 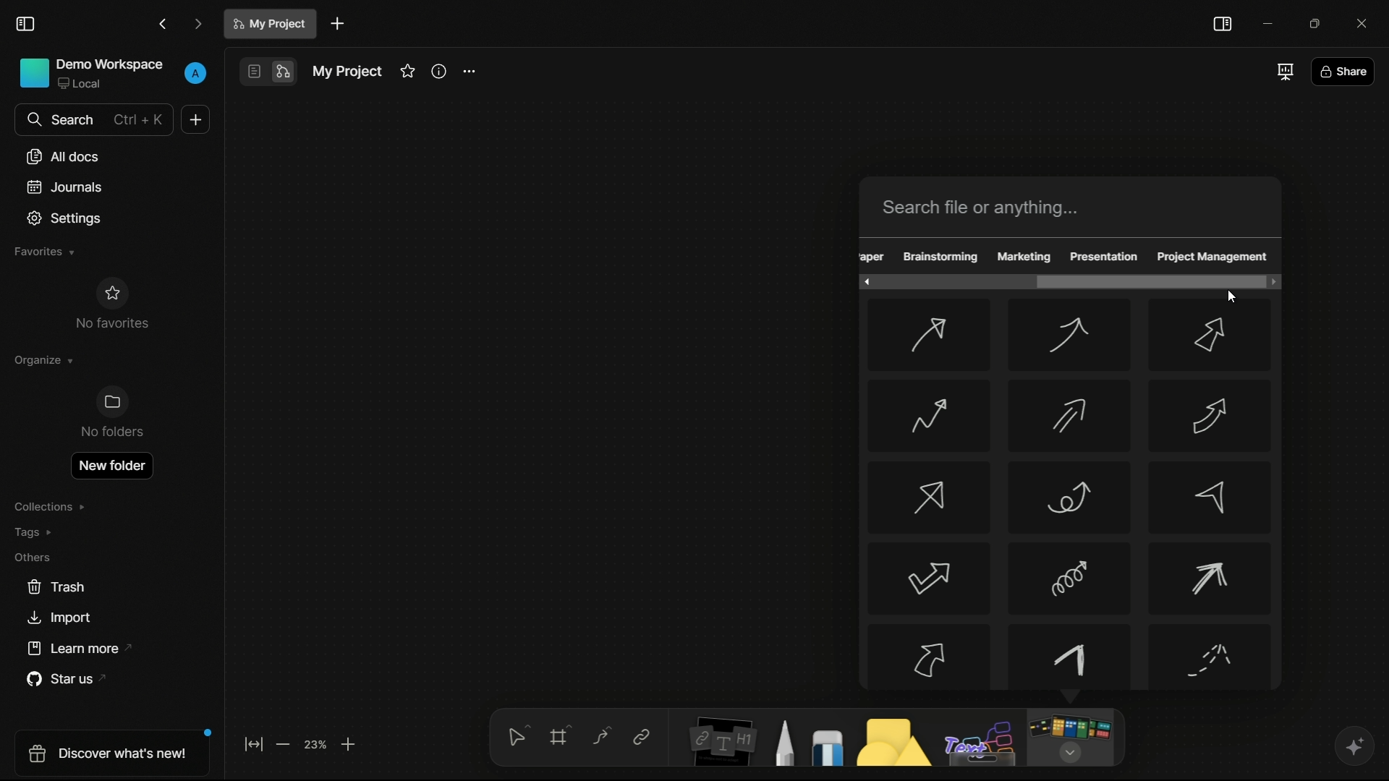 What do you see at coordinates (1070, 578) in the screenshot?
I see `arrow-11` at bounding box center [1070, 578].